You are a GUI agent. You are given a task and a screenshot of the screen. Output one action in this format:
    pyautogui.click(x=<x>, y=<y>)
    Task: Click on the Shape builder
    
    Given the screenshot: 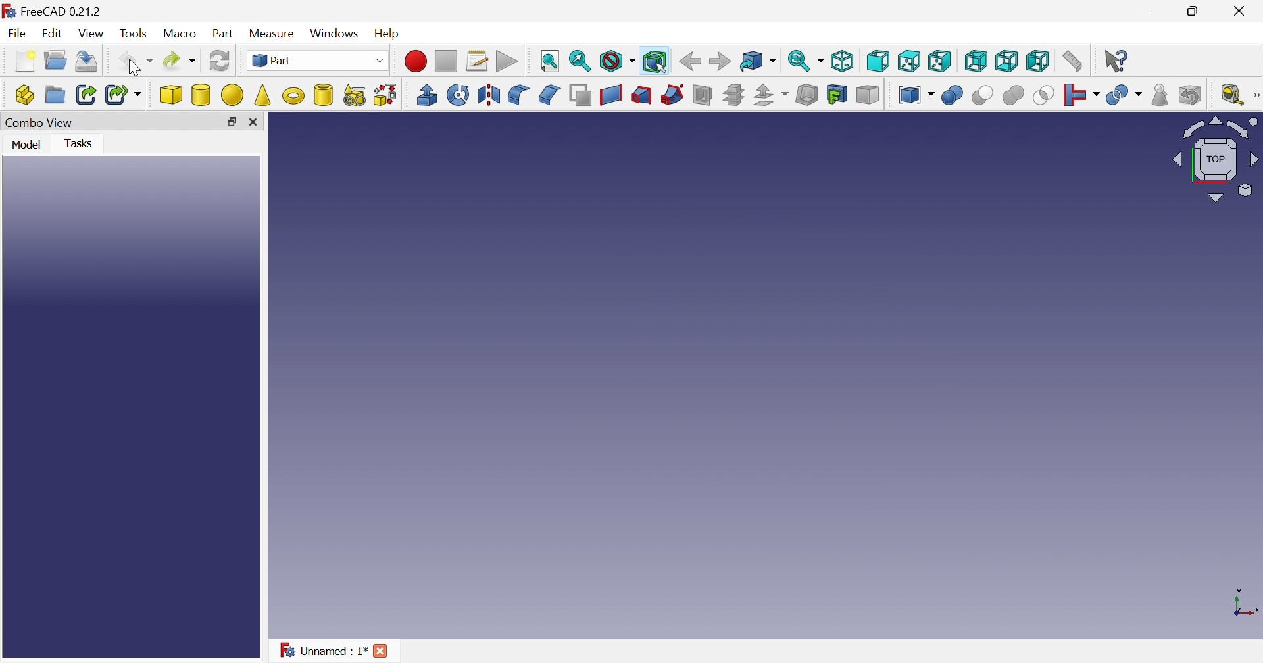 What is the action you would take?
    pyautogui.click(x=387, y=95)
    